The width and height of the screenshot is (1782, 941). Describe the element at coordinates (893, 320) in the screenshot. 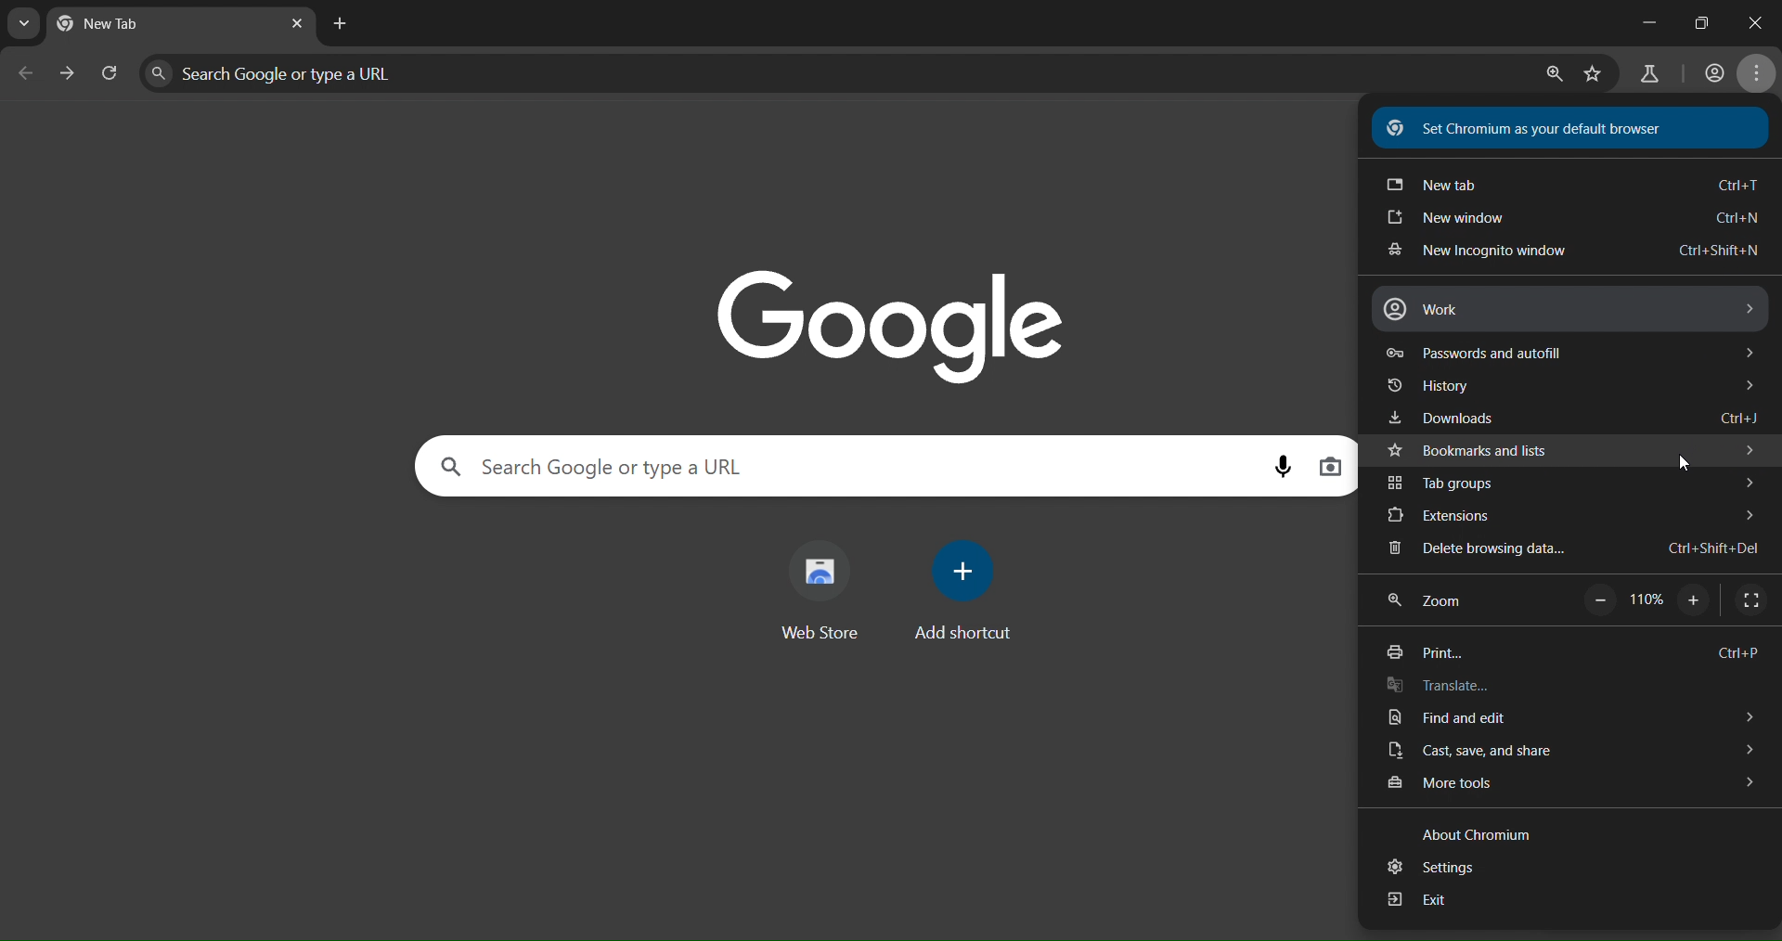

I see `Google logo` at that location.